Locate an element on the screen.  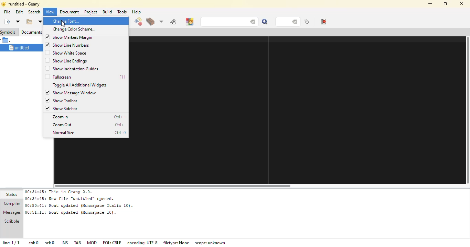
enabled is located at coordinates (49, 108).